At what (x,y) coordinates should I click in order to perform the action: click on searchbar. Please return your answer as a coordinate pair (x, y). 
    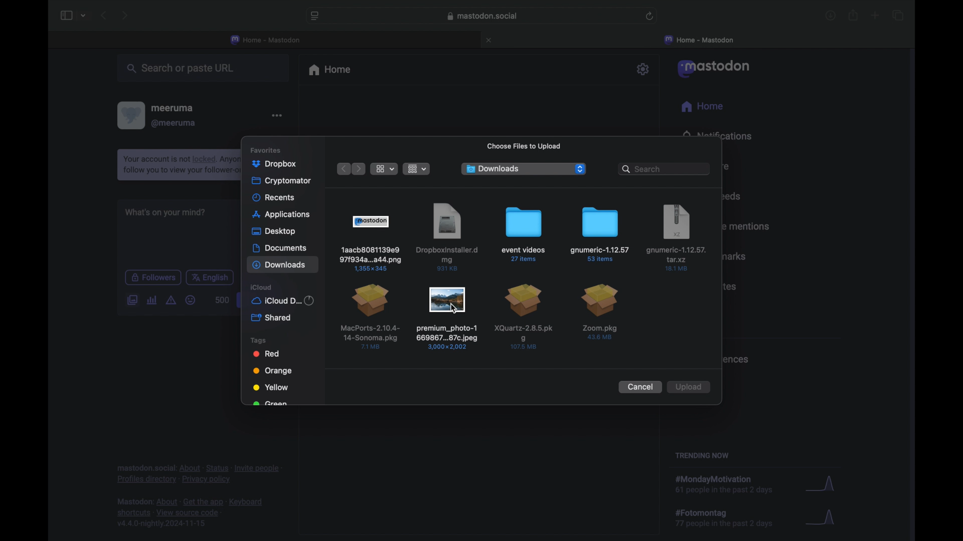
    Looking at the image, I should click on (665, 169).